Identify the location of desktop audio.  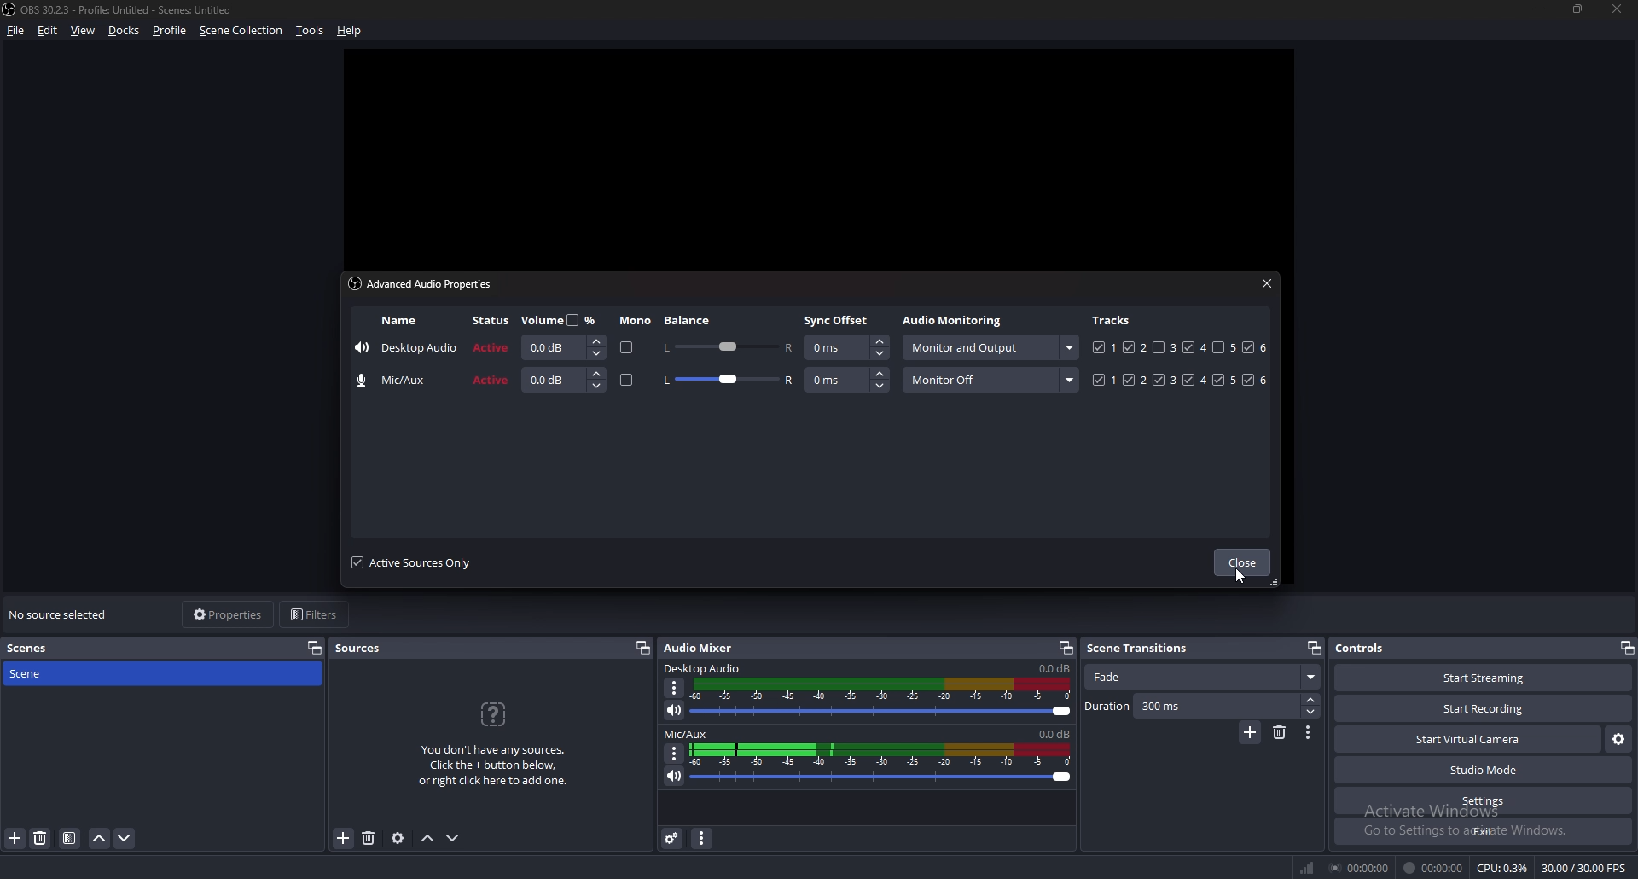
(705, 669).